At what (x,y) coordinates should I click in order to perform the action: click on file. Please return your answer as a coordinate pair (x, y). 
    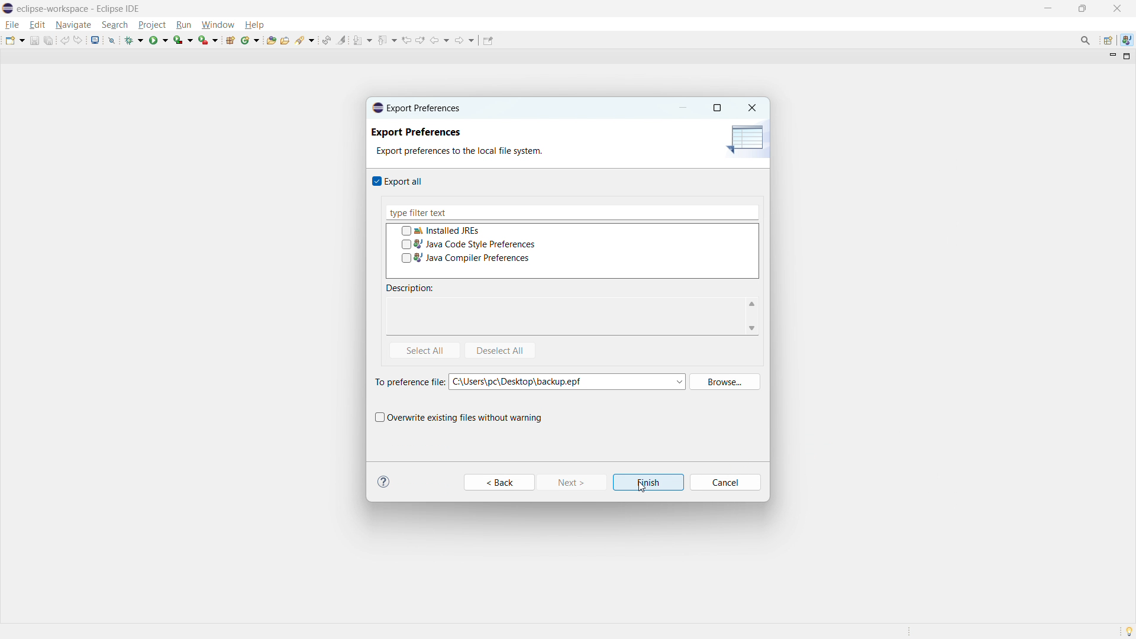
    Looking at the image, I should click on (13, 25).